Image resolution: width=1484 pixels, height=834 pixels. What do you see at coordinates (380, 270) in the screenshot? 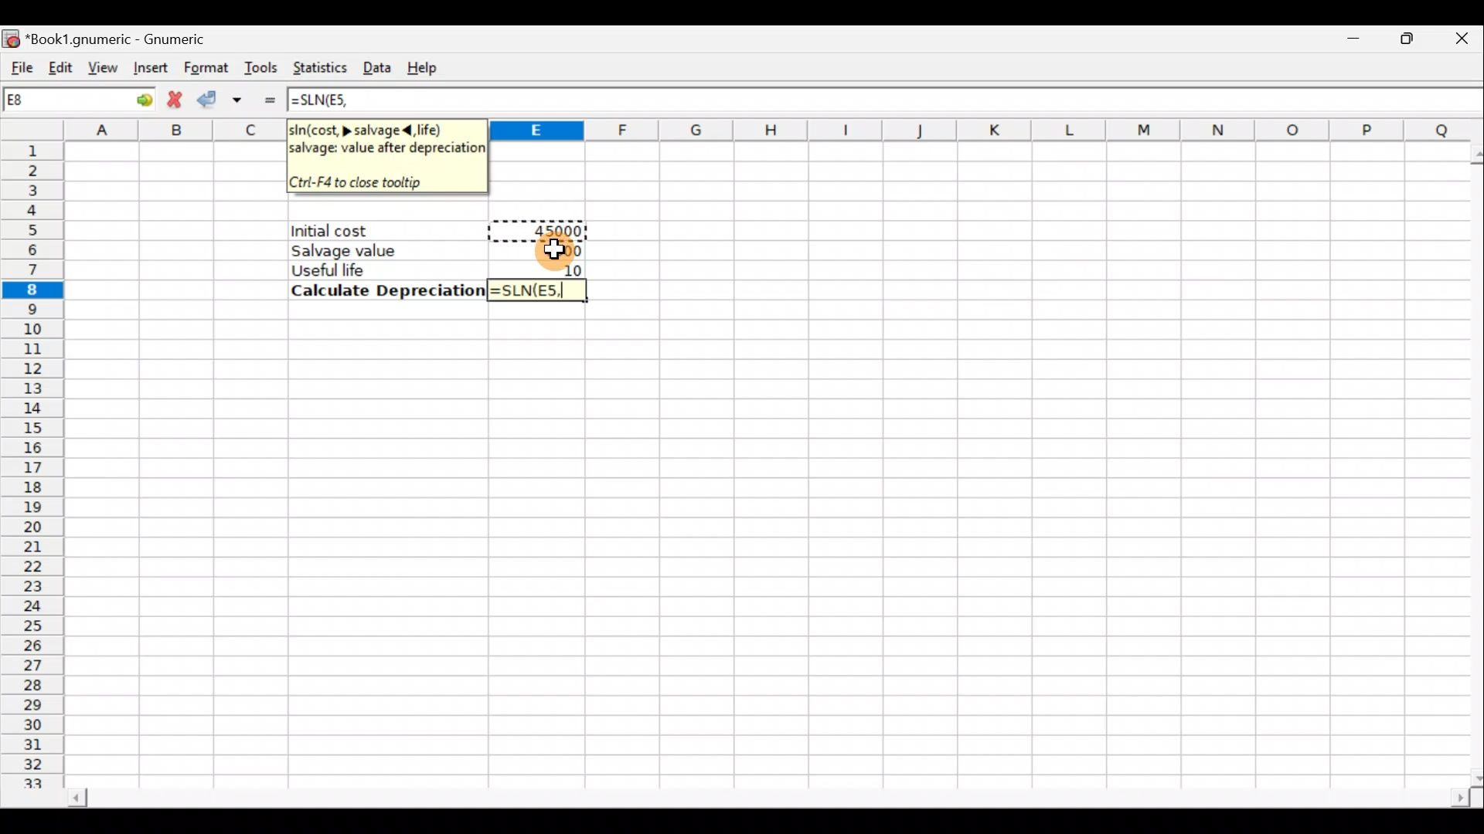
I see `Useful life` at bounding box center [380, 270].